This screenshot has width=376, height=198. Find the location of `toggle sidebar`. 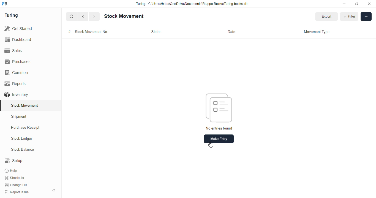

toggle sidebar is located at coordinates (54, 190).